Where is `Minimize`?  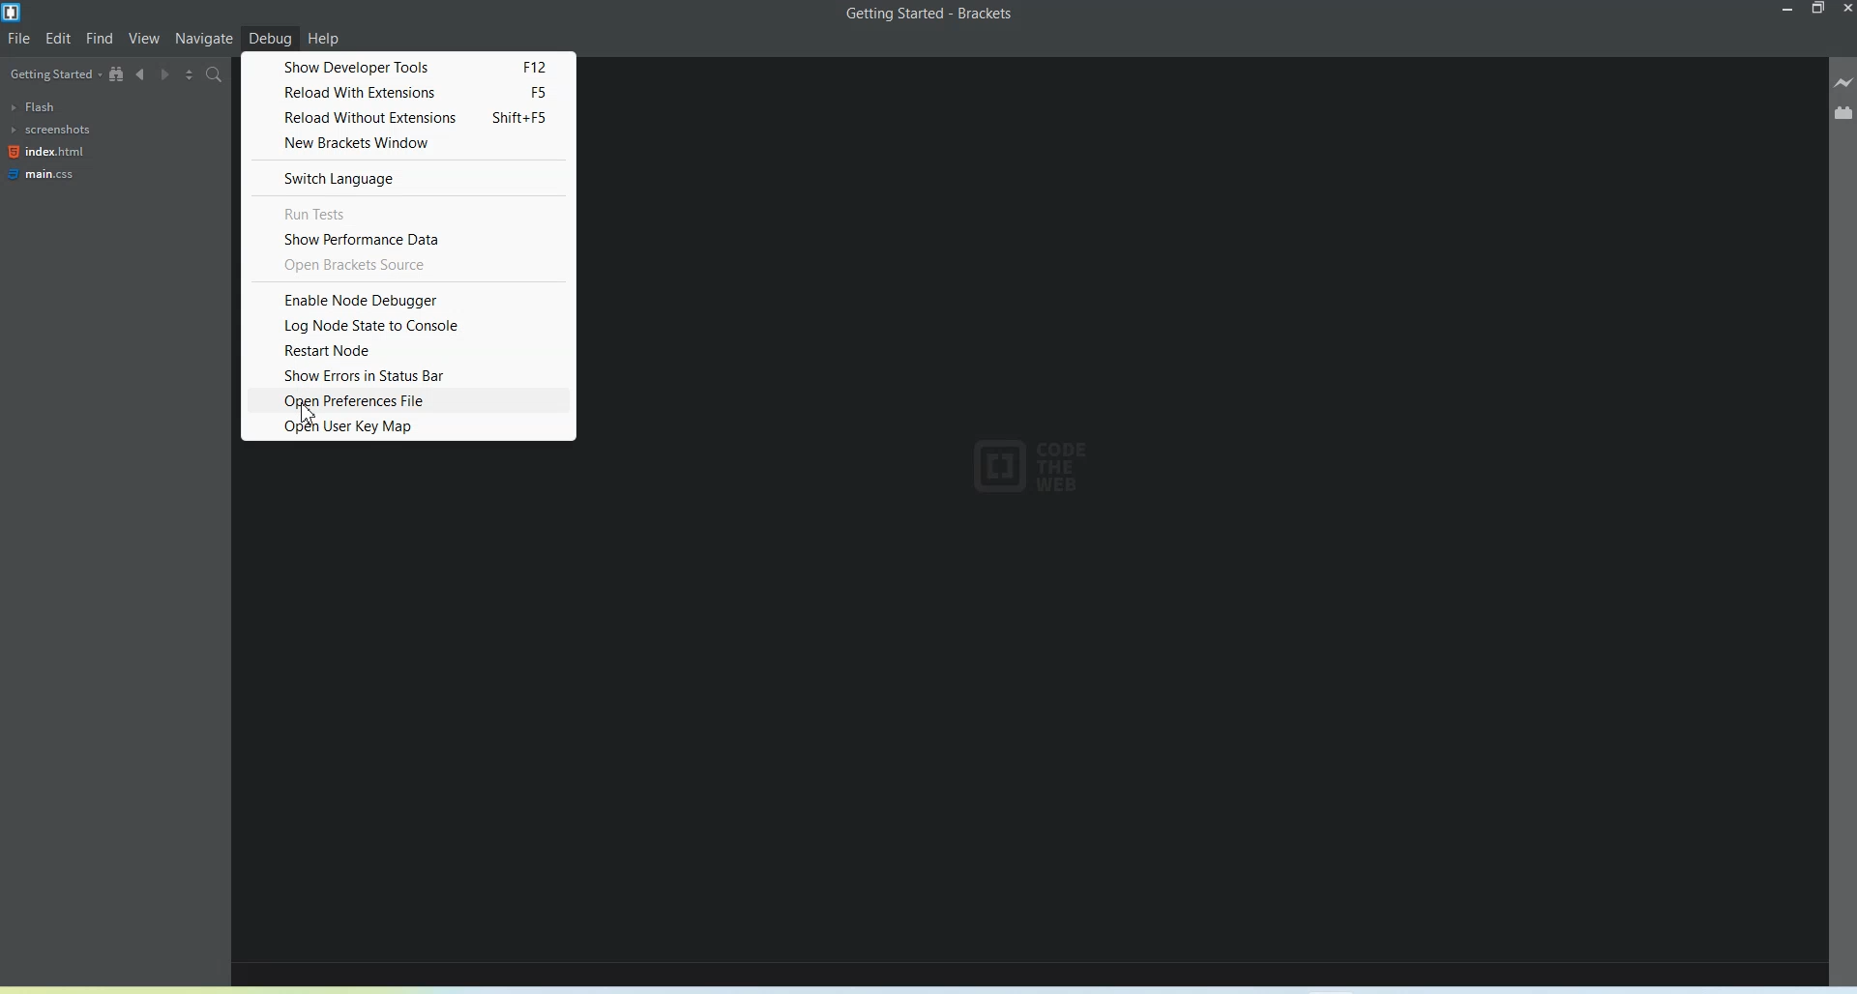 Minimize is located at coordinates (1790, 10).